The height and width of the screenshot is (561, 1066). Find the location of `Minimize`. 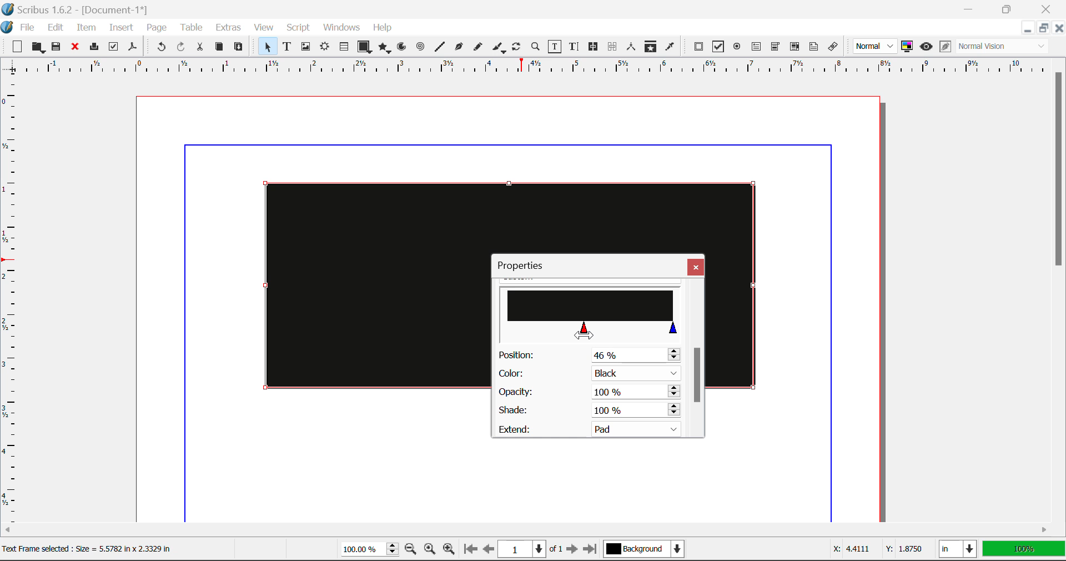

Minimize is located at coordinates (1042, 28).